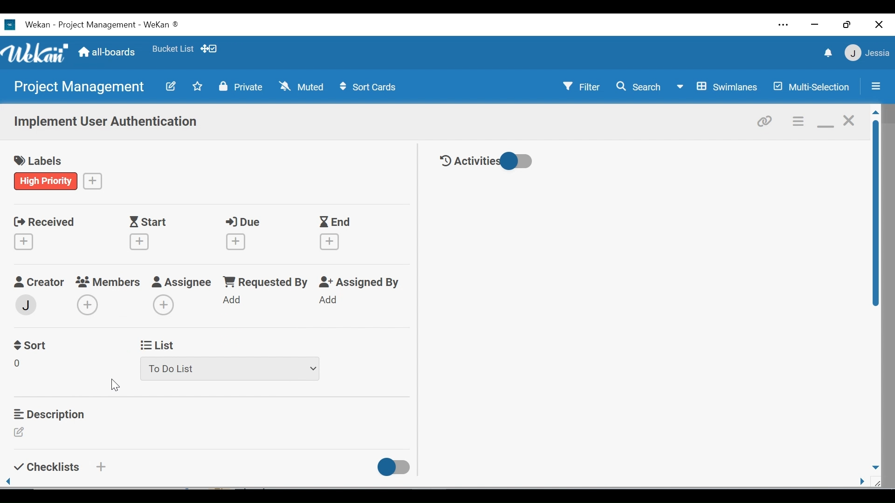 This screenshot has height=503, width=895. I want to click on admin, so click(28, 304).